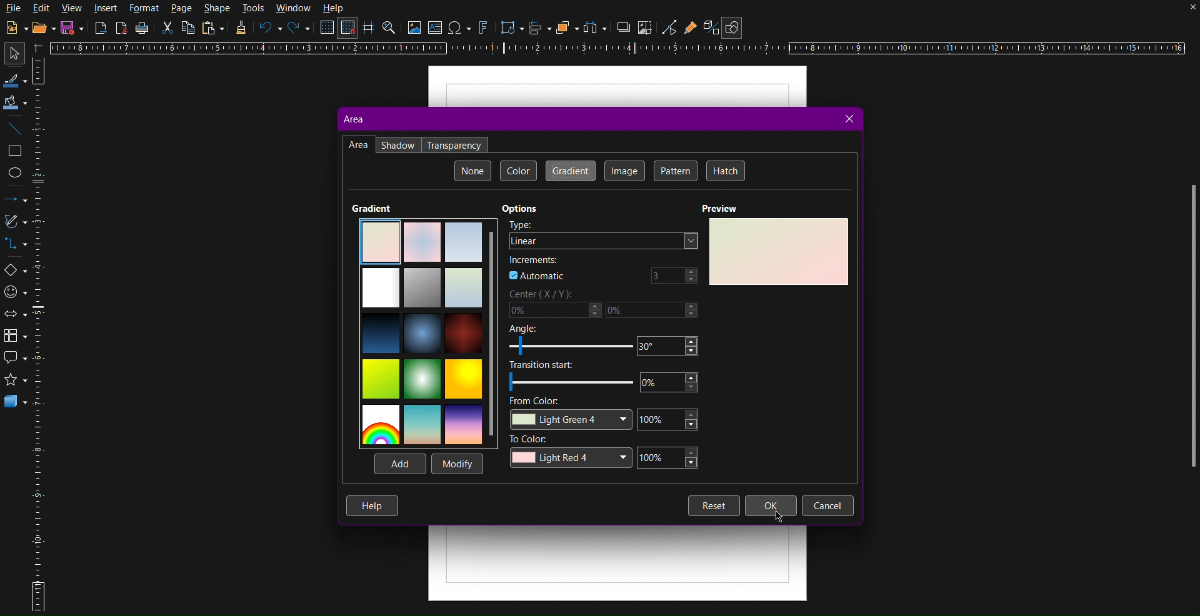 This screenshot has width=1200, height=616. I want to click on Shadow, so click(624, 29).